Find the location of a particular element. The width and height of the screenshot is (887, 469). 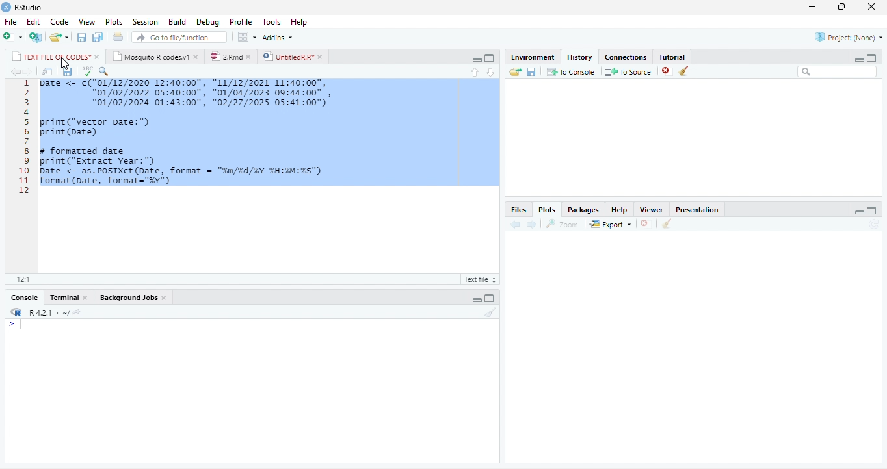

cursor is located at coordinates (65, 63).